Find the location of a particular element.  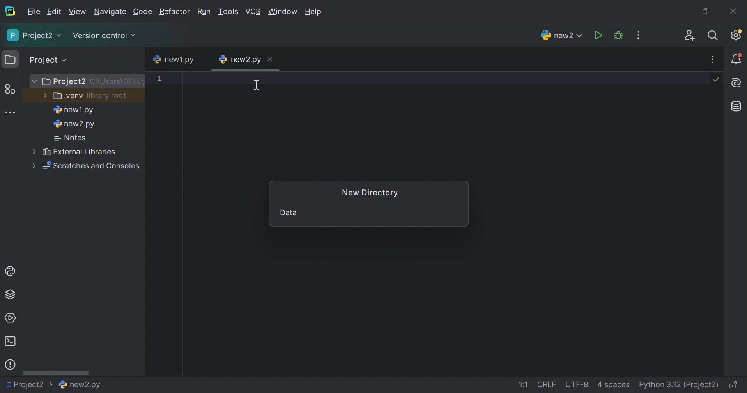

Edit is located at coordinates (78, 11).